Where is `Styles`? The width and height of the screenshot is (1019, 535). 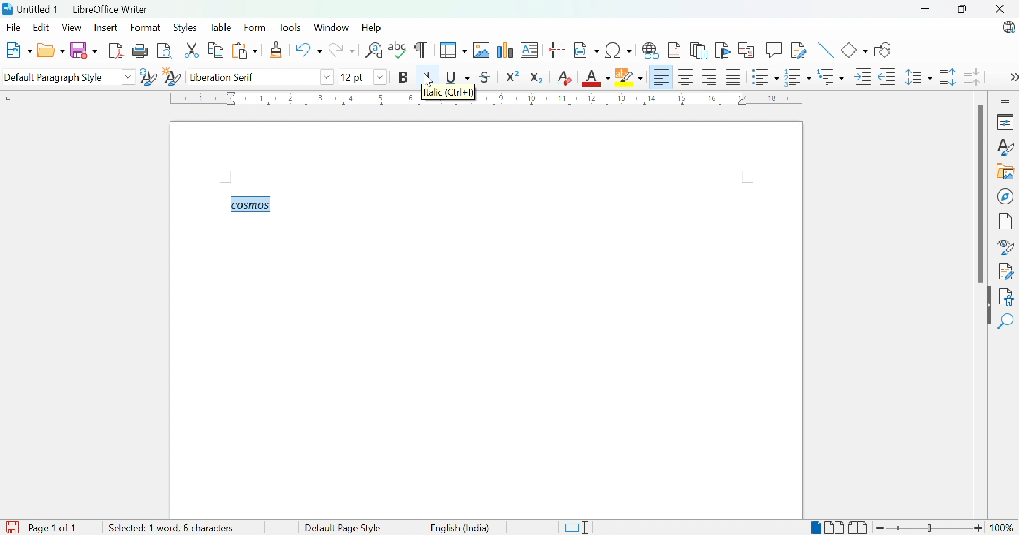
Styles is located at coordinates (1005, 148).